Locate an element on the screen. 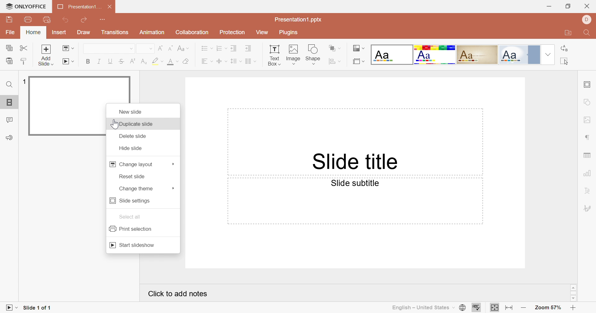 The image size is (596, 313). Strikethrough is located at coordinates (122, 60).